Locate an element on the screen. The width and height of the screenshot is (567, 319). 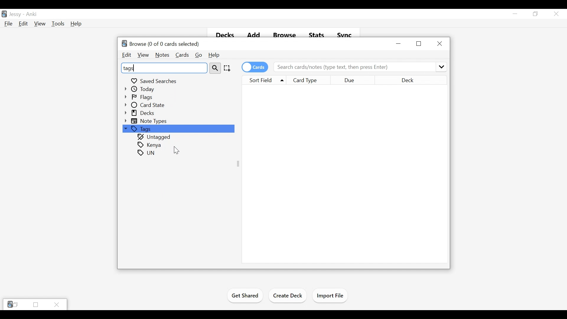
Cards is located at coordinates (182, 55).